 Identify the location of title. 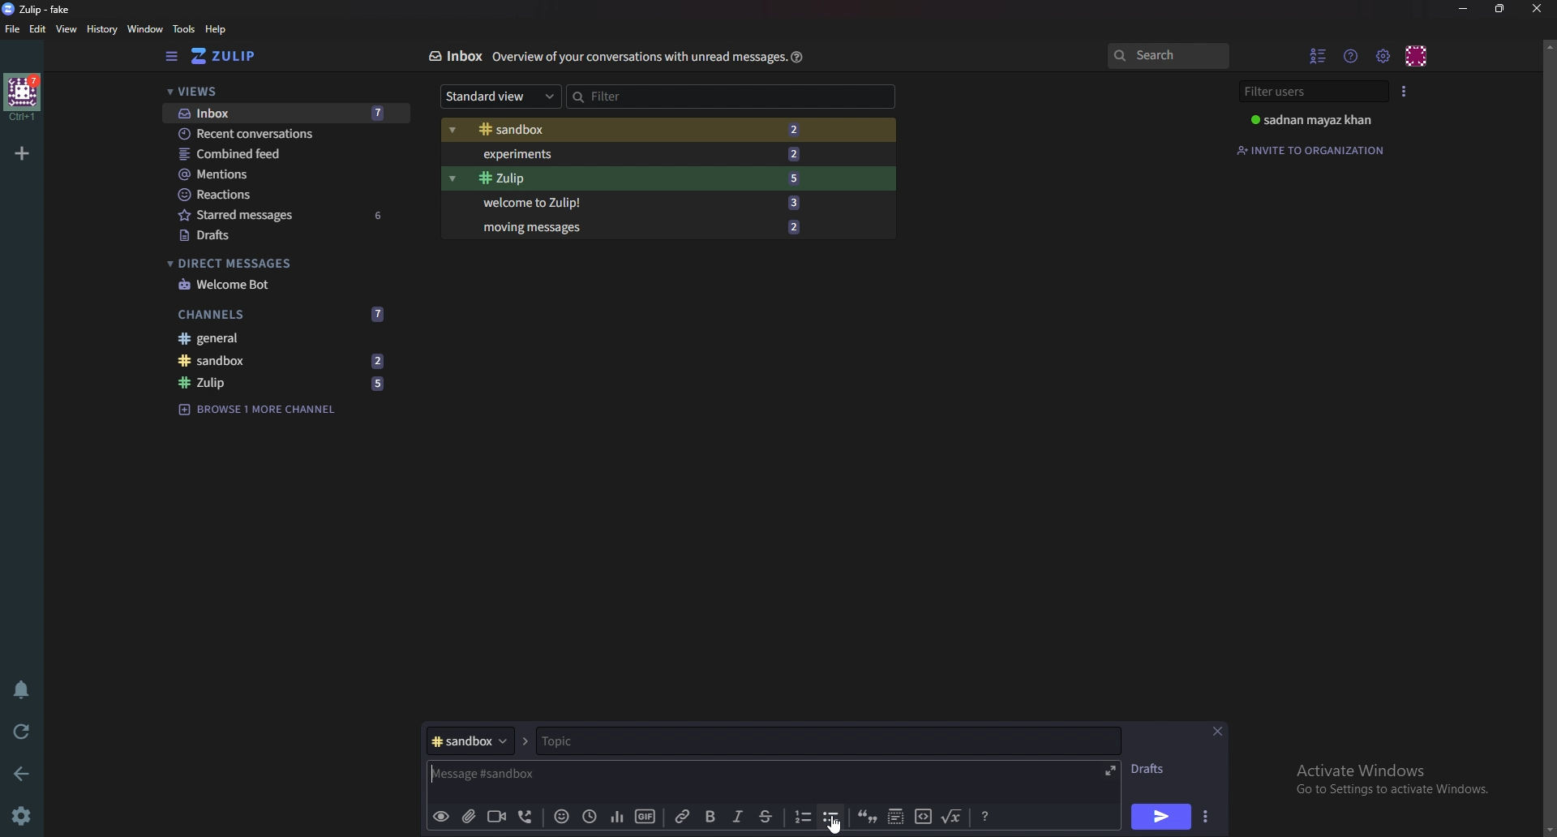
(45, 9).